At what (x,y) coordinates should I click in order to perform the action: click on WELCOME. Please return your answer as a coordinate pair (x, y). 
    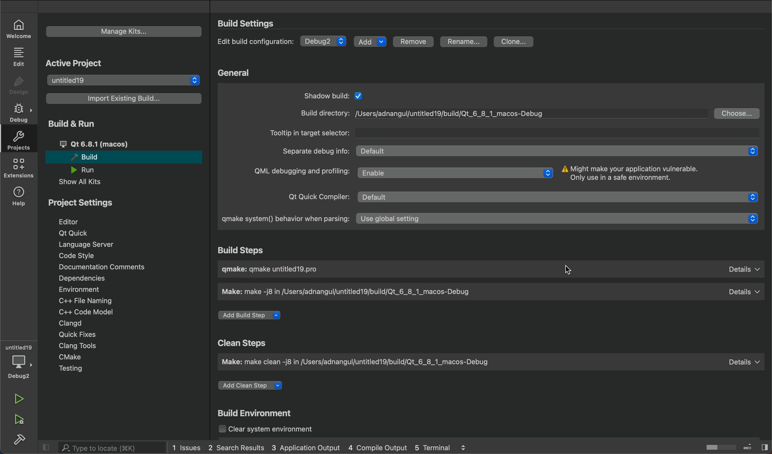
    Looking at the image, I should click on (20, 28).